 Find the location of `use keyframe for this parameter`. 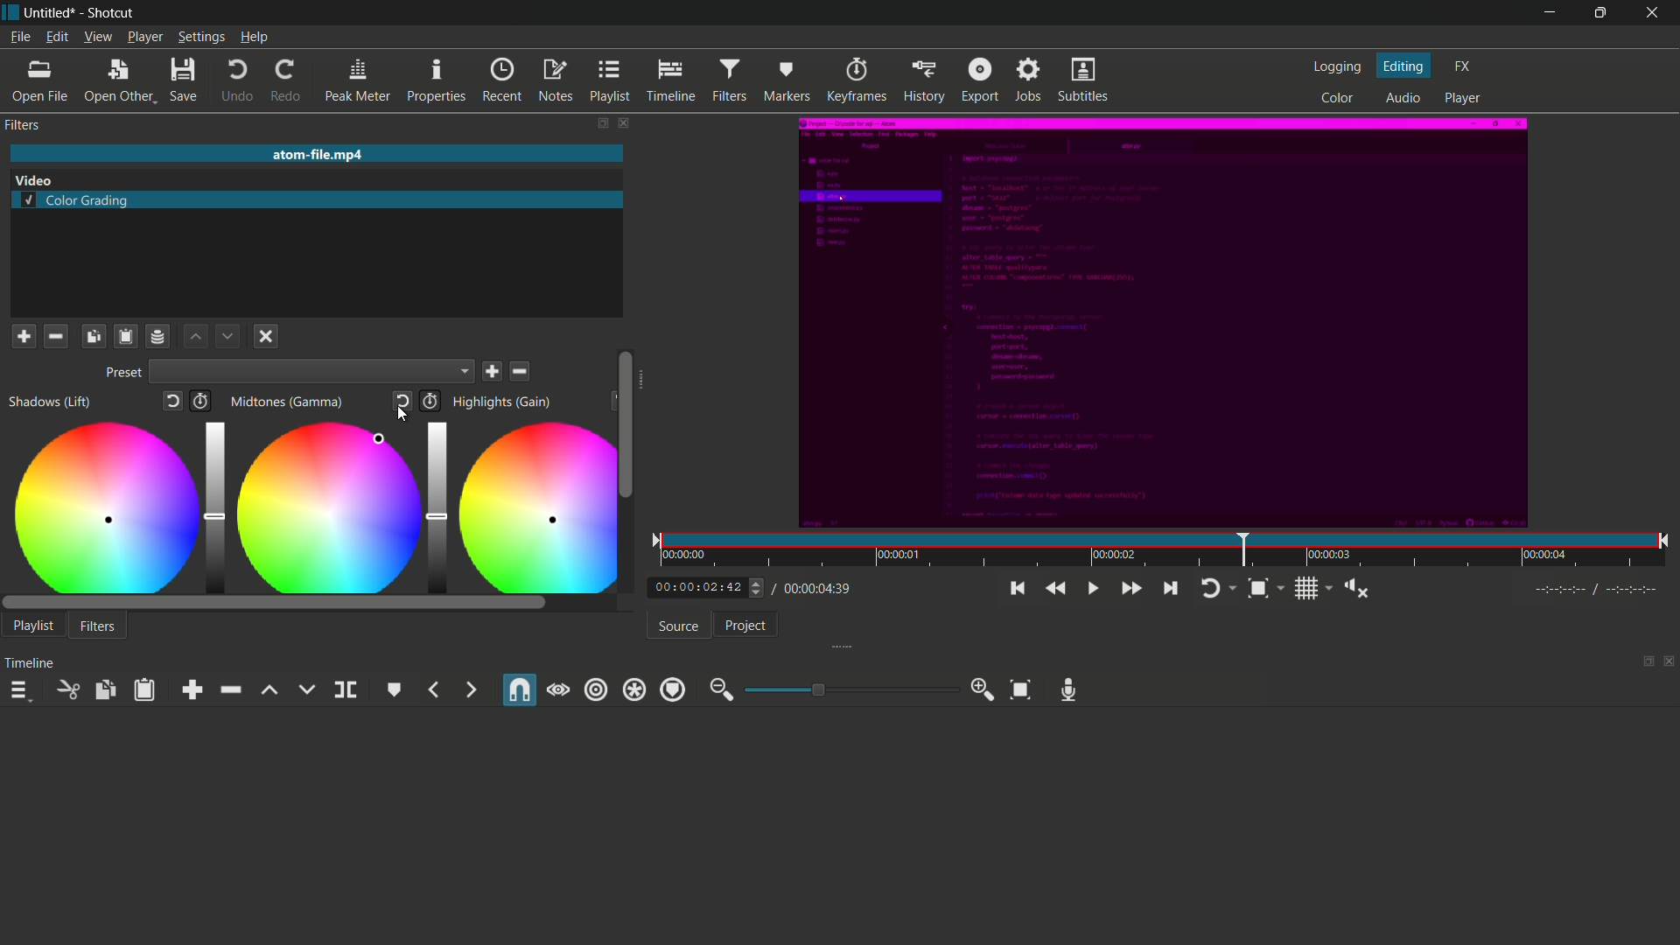

use keyframe for this parameter is located at coordinates (430, 401).